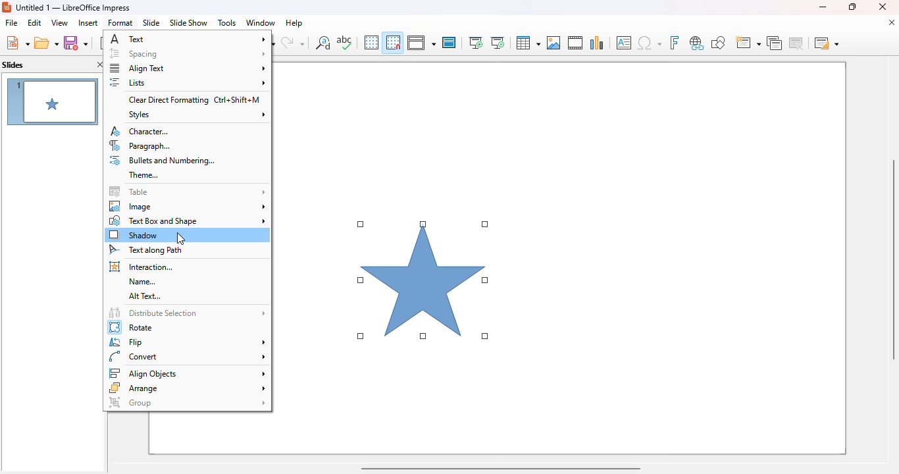 The image size is (899, 474). What do you see at coordinates (187, 342) in the screenshot?
I see `flip` at bounding box center [187, 342].